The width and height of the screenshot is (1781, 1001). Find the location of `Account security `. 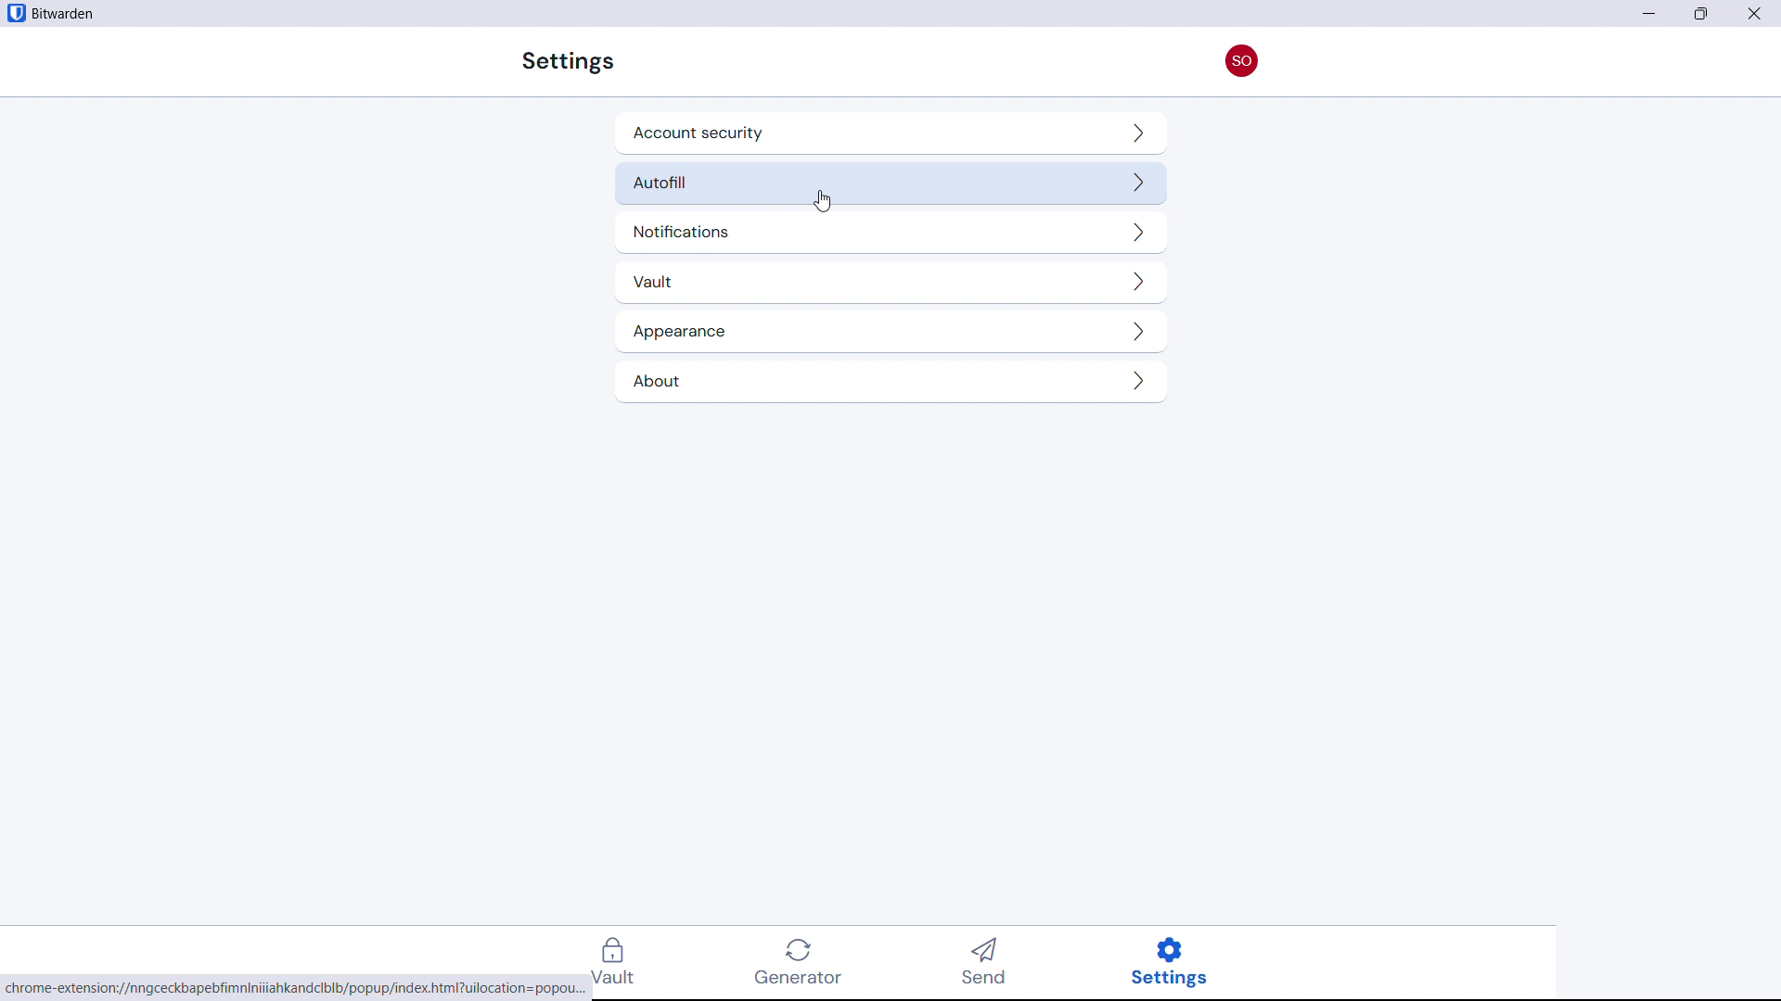

Account security  is located at coordinates (890, 133).